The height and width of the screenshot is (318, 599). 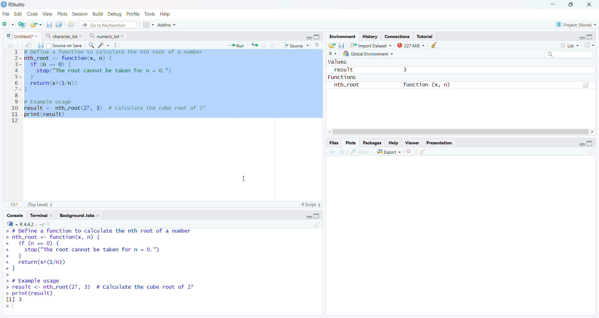 I want to click on View, so click(x=47, y=13).